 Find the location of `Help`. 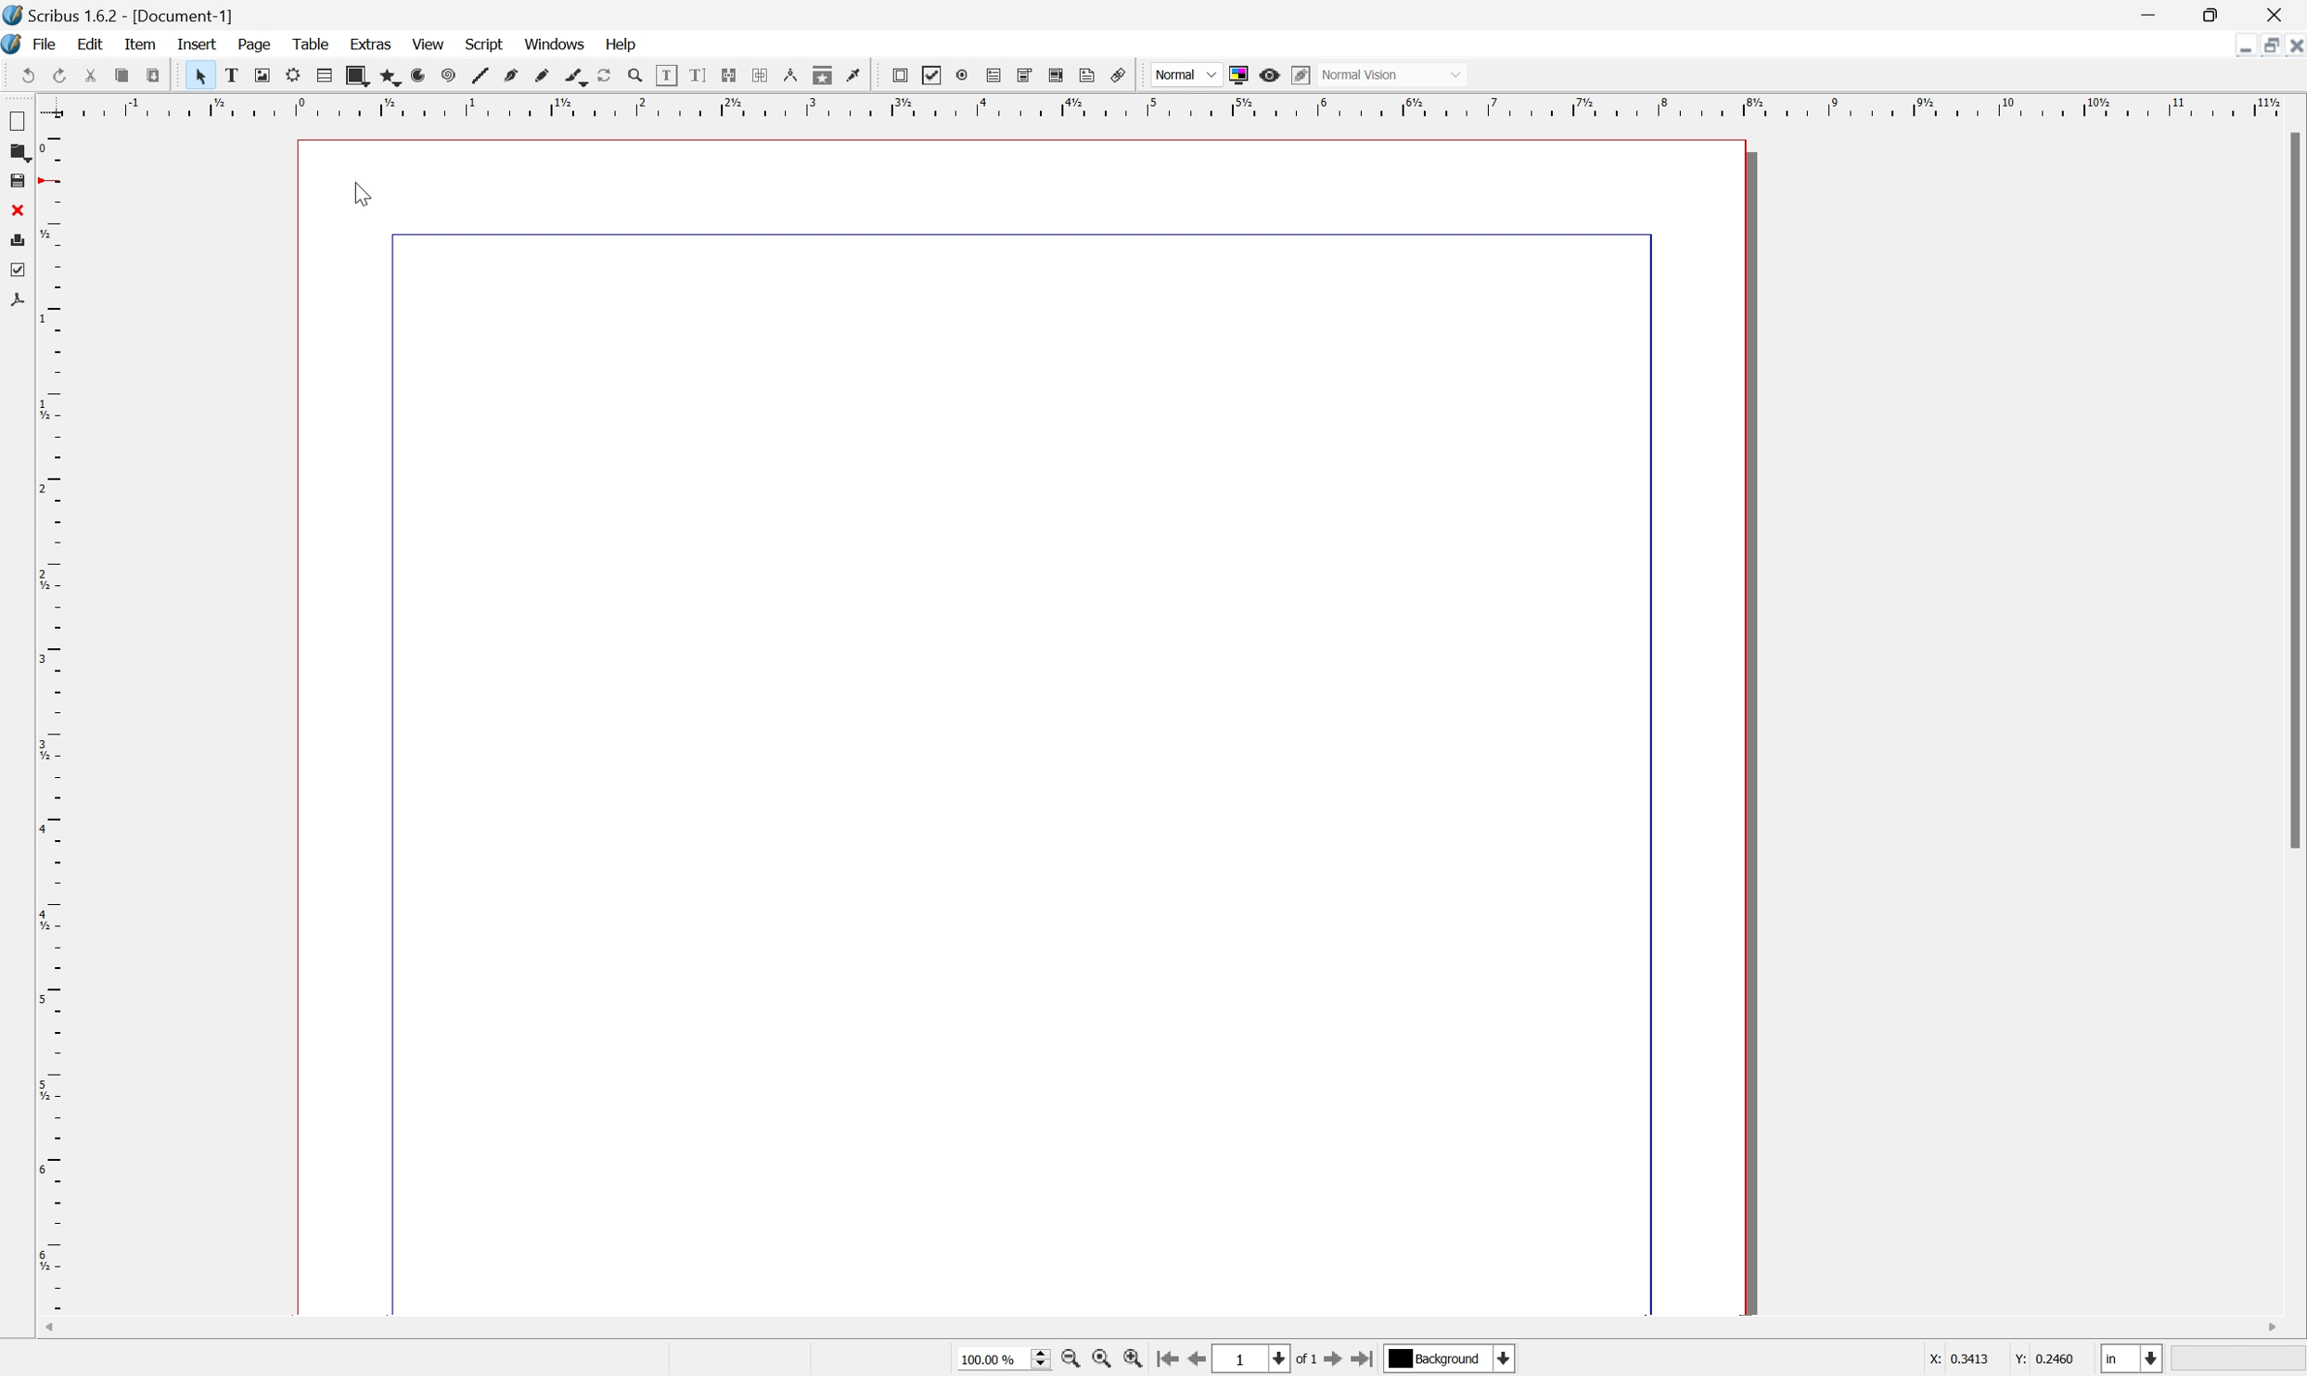

Help is located at coordinates (622, 45).